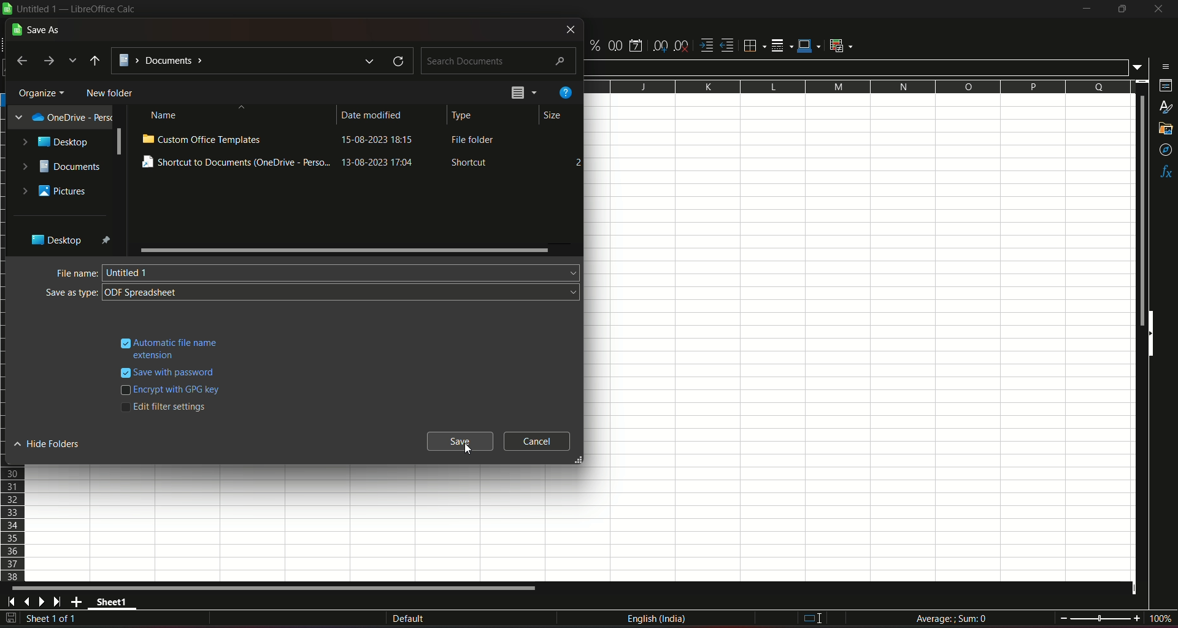 This screenshot has width=1178, height=628. What do you see at coordinates (125, 372) in the screenshot?
I see `enable checkbox` at bounding box center [125, 372].